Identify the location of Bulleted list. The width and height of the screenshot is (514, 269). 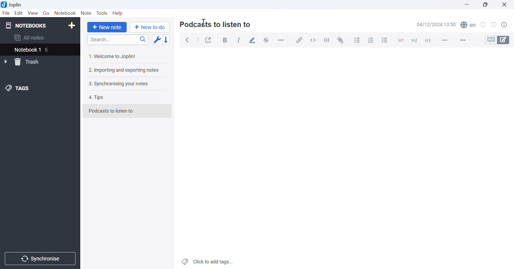
(358, 40).